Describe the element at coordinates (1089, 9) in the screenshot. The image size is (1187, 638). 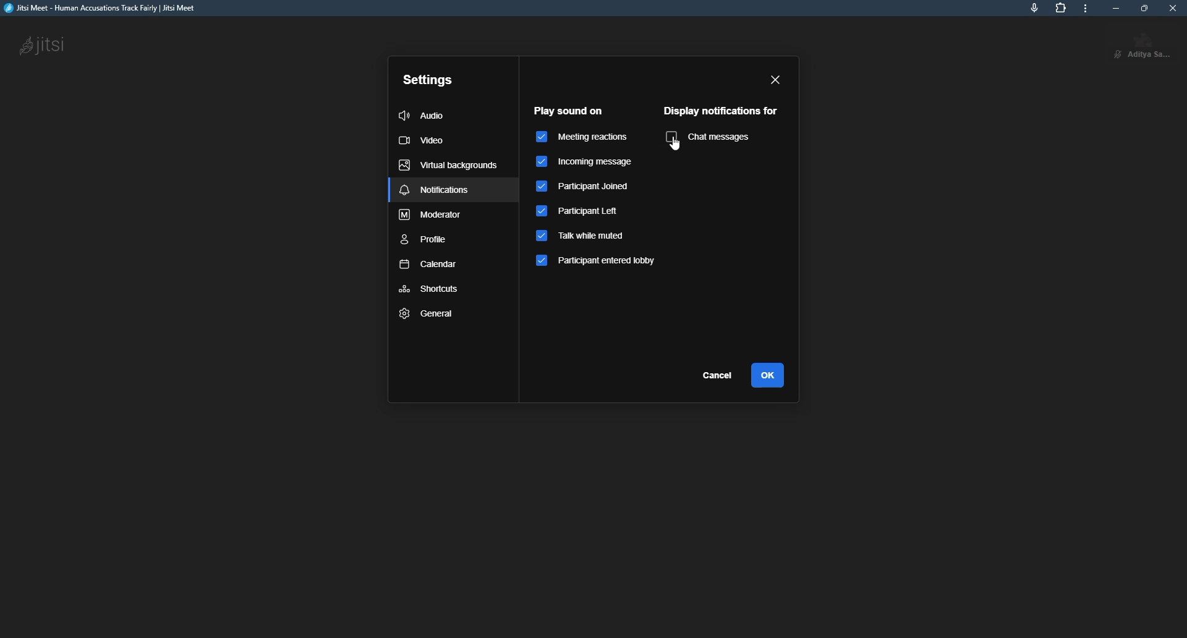
I see `more` at that location.